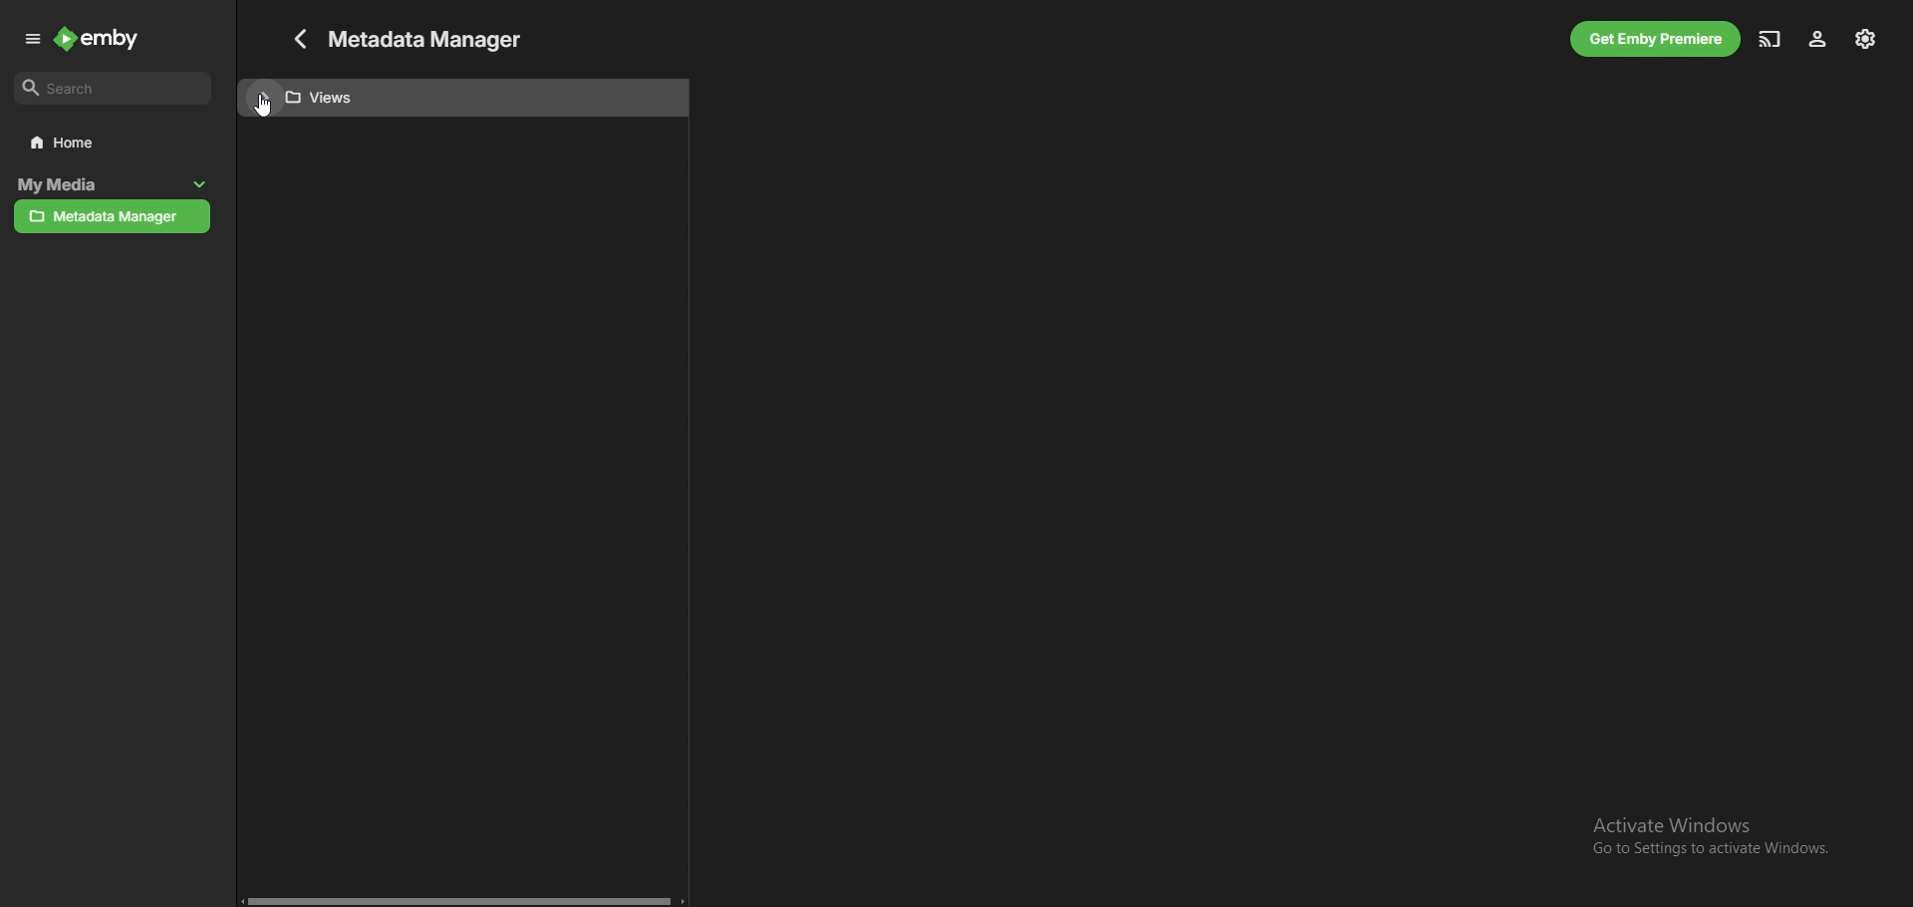 This screenshot has width=1913, height=907. I want to click on search bar, so click(114, 89).